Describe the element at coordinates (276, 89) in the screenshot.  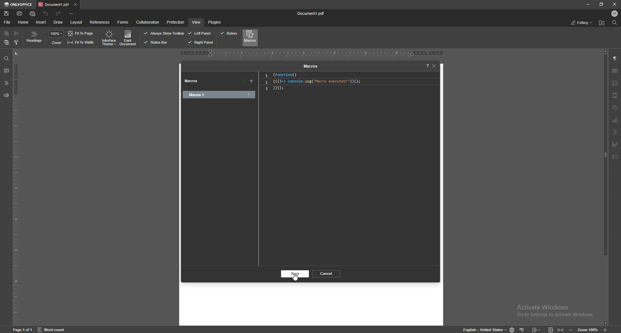
I see `Code` at that location.